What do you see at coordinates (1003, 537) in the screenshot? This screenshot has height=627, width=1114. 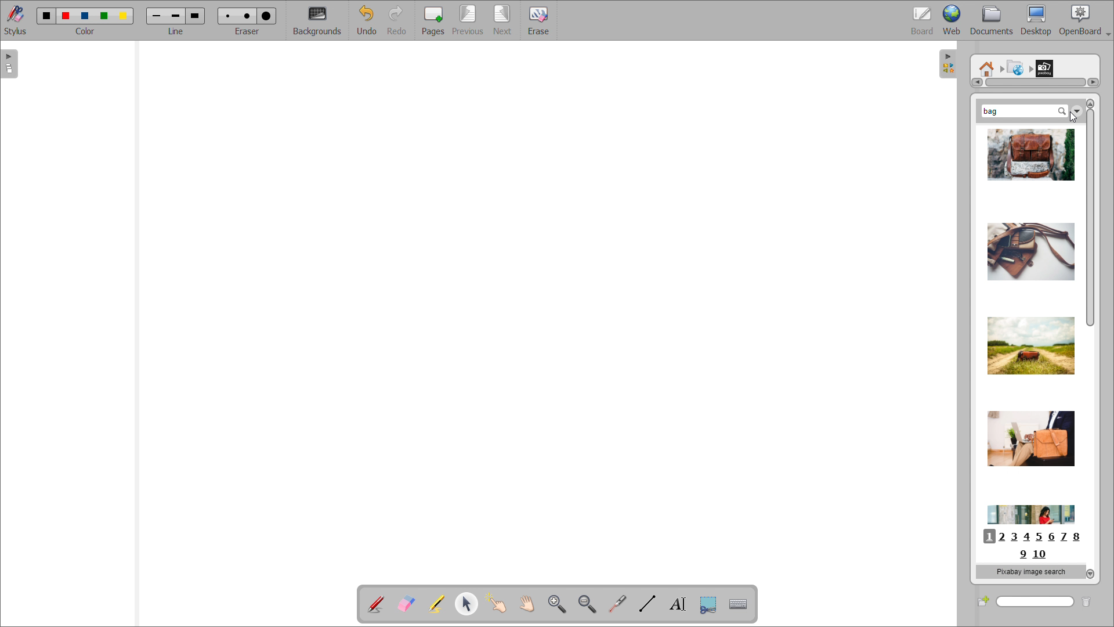 I see `2` at bounding box center [1003, 537].